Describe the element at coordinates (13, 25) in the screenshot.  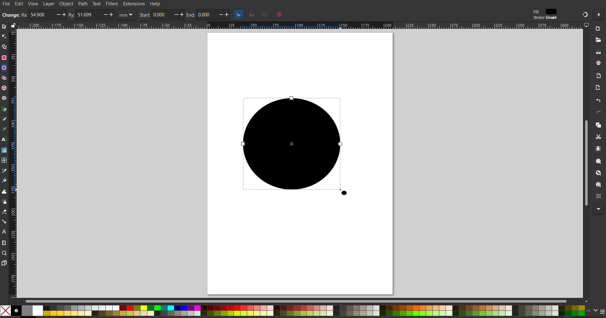
I see `lock` at that location.